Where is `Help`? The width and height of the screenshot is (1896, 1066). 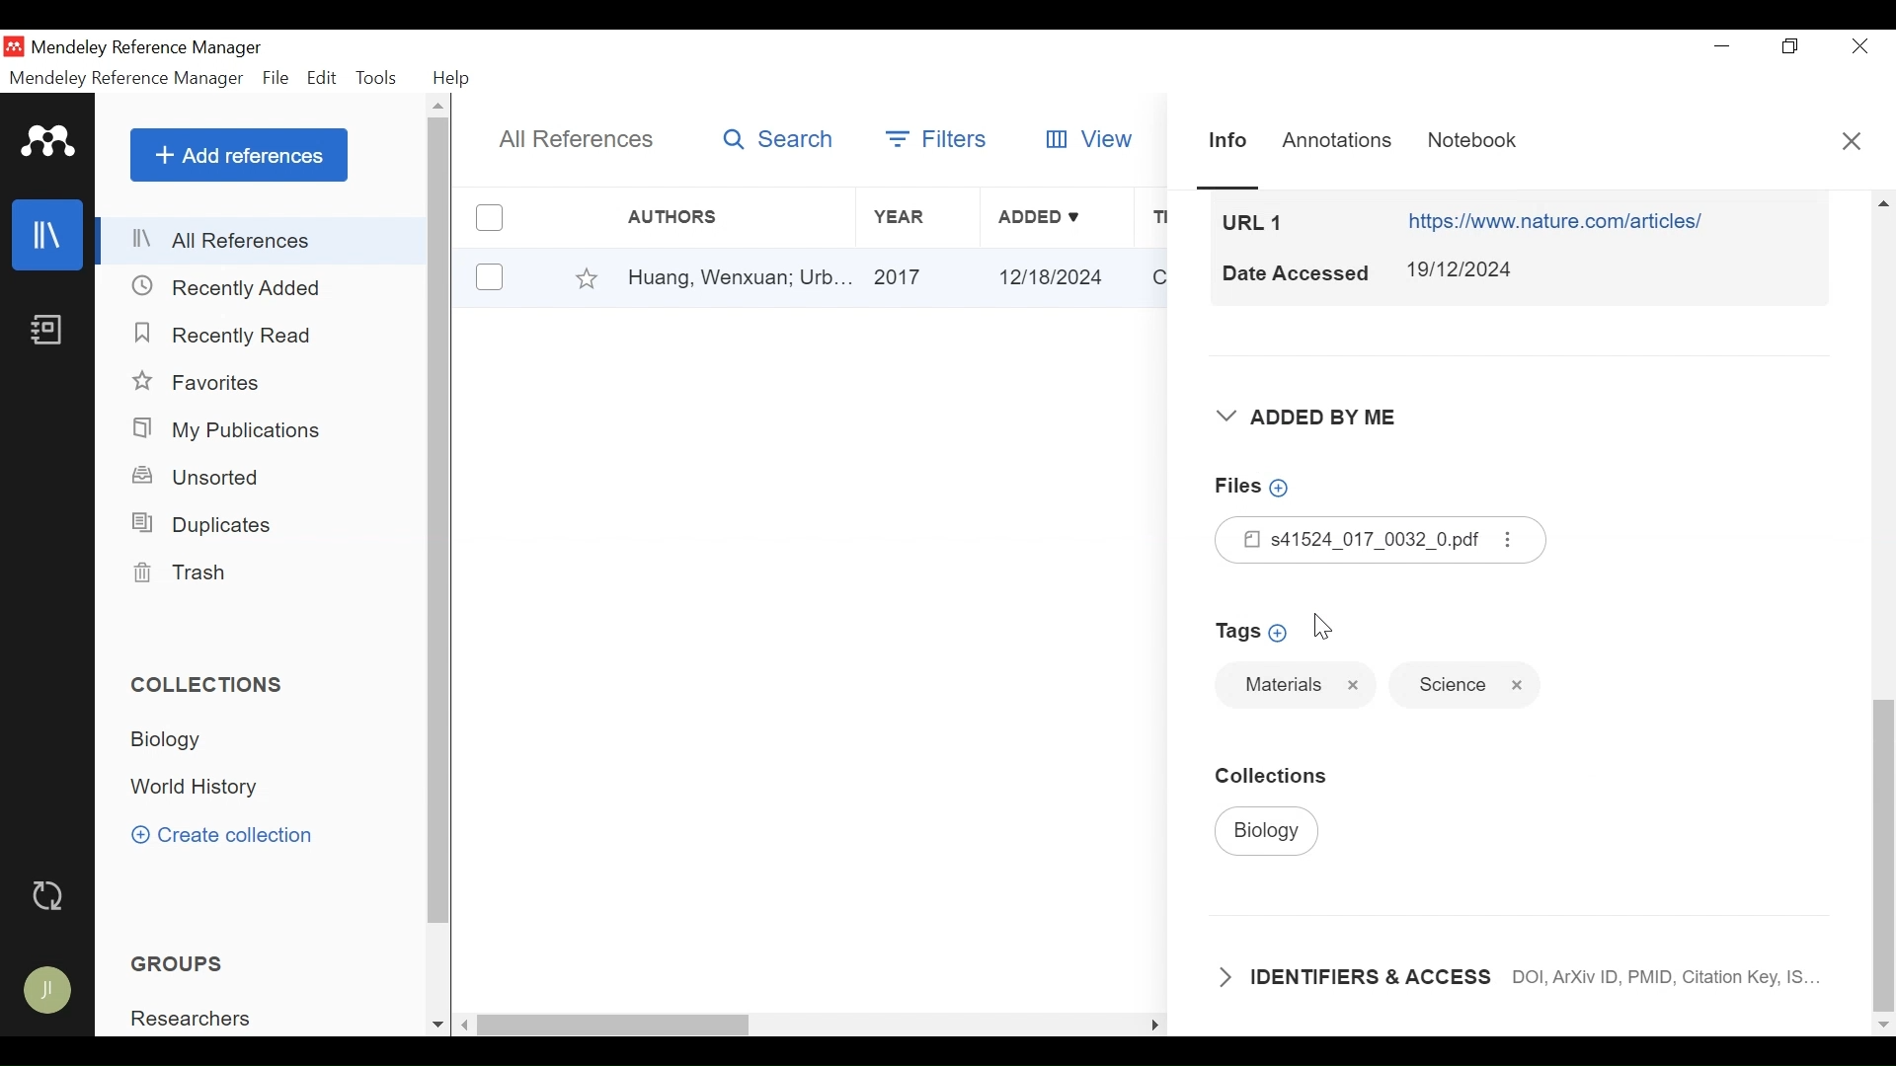 Help is located at coordinates (454, 78).